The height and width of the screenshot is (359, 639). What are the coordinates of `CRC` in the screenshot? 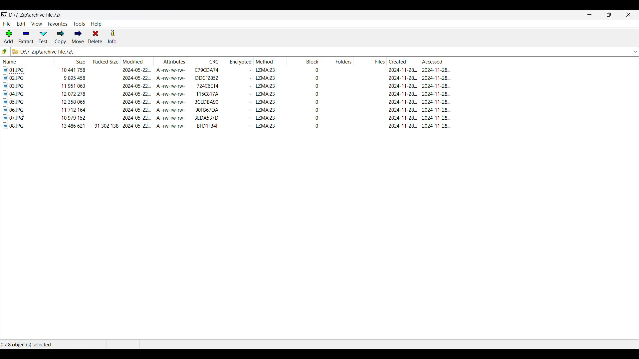 It's located at (206, 94).